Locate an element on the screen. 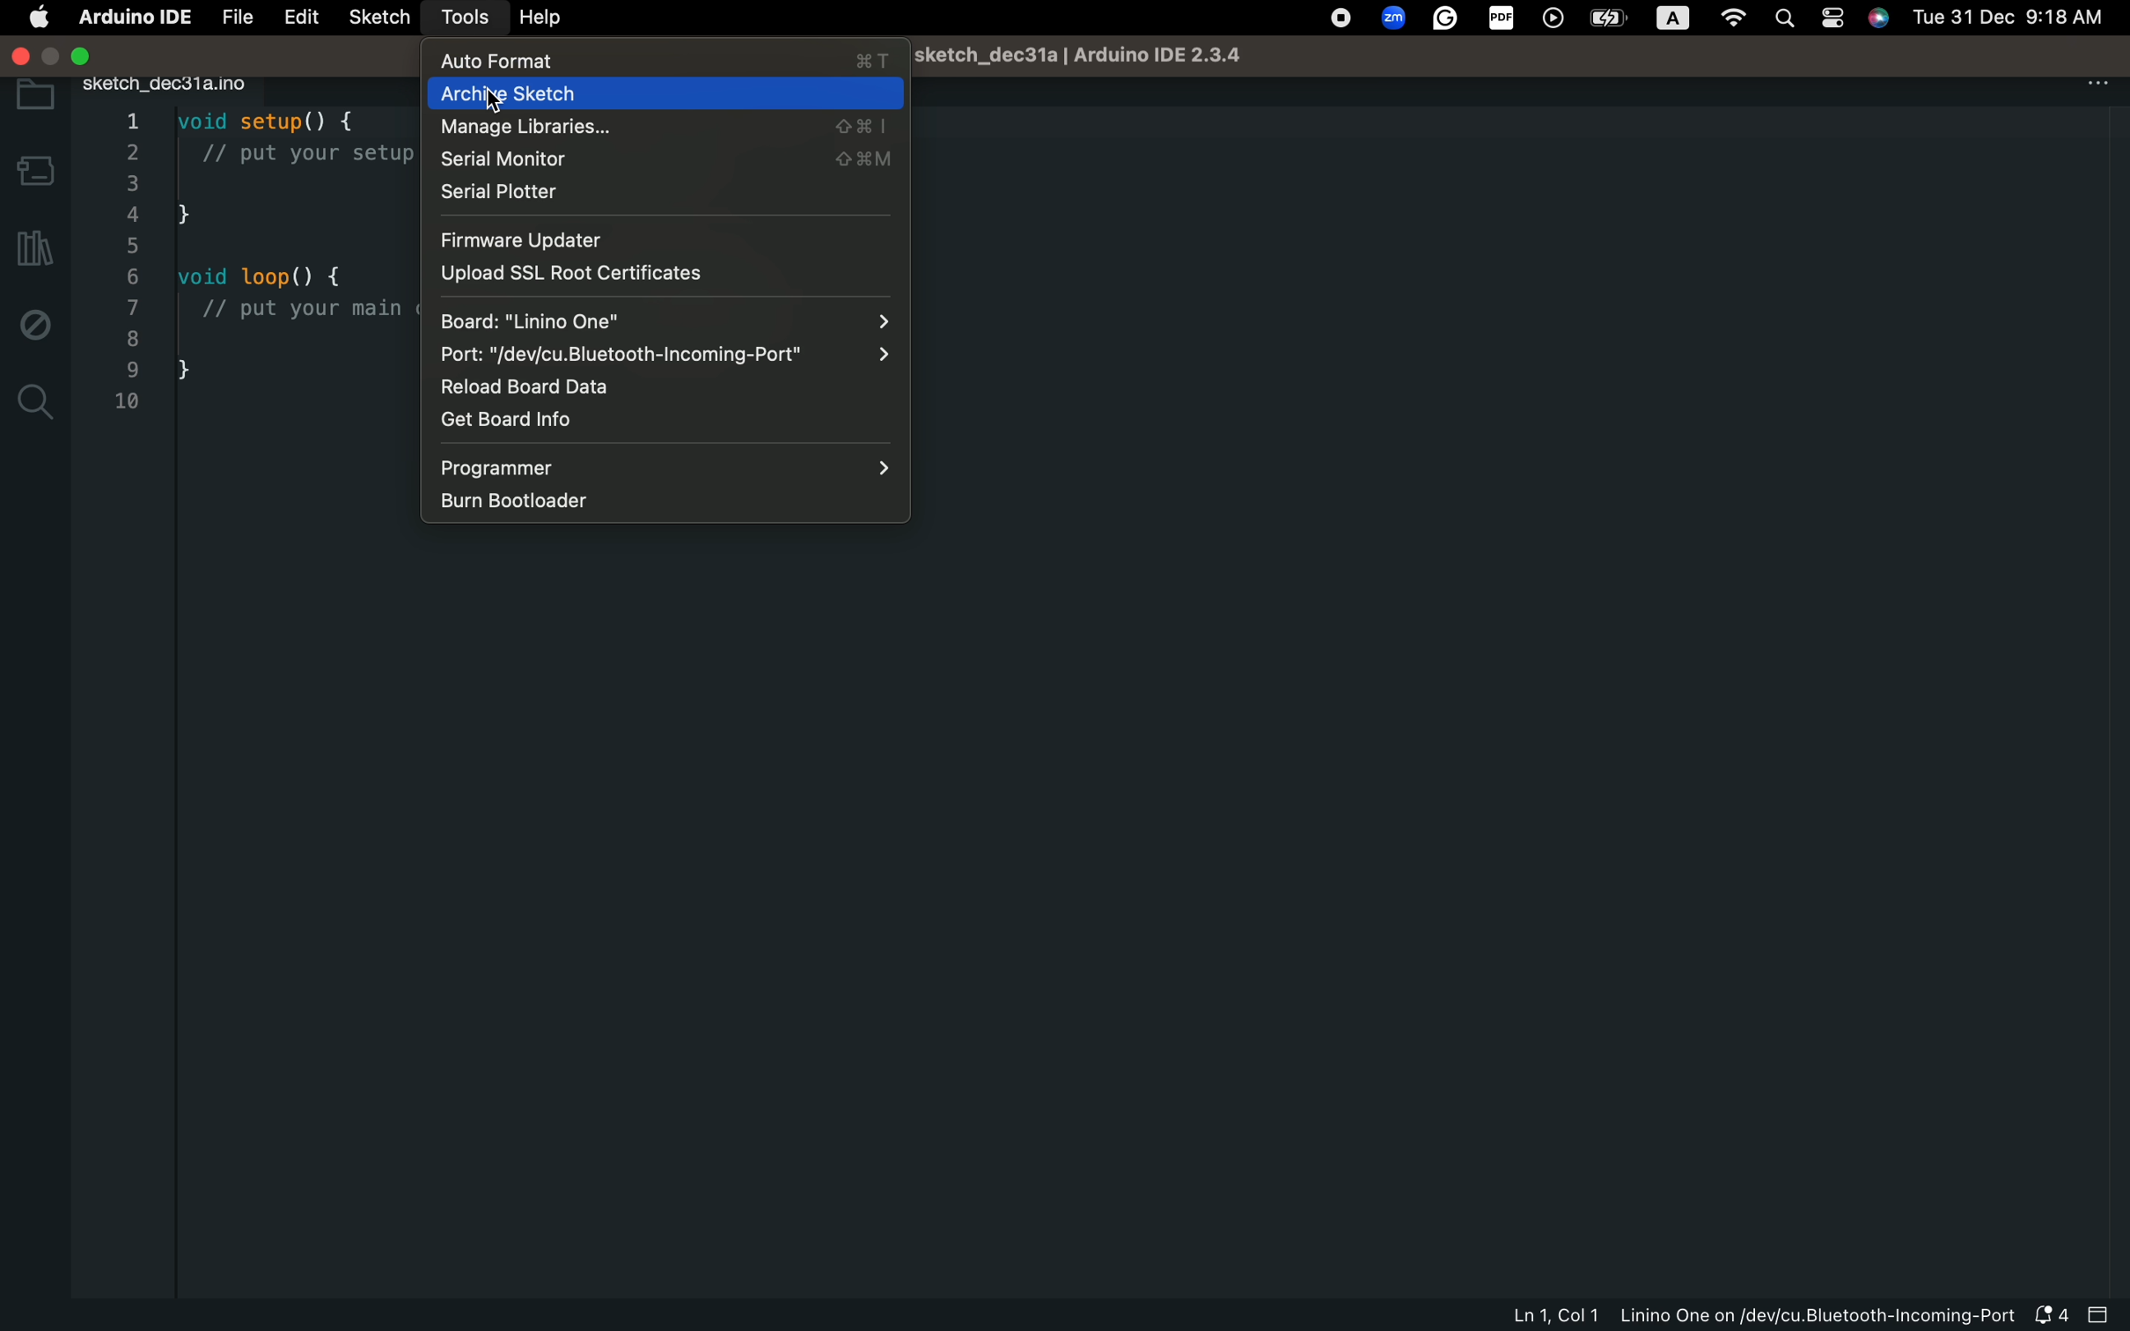  wifi is located at coordinates (1733, 21).